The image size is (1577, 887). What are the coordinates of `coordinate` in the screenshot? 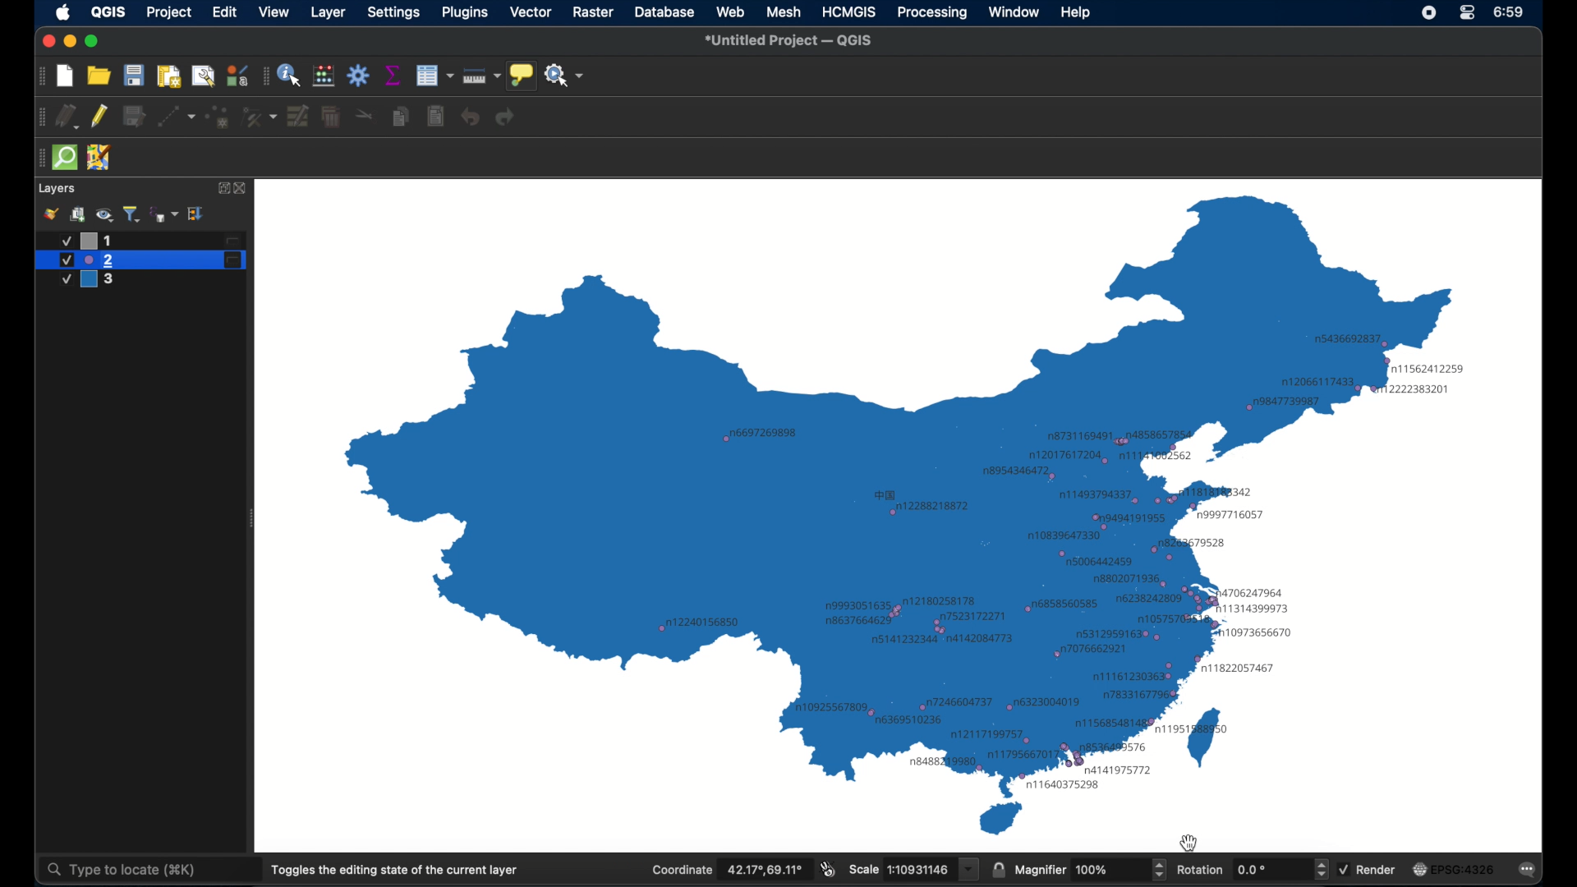 It's located at (729, 871).